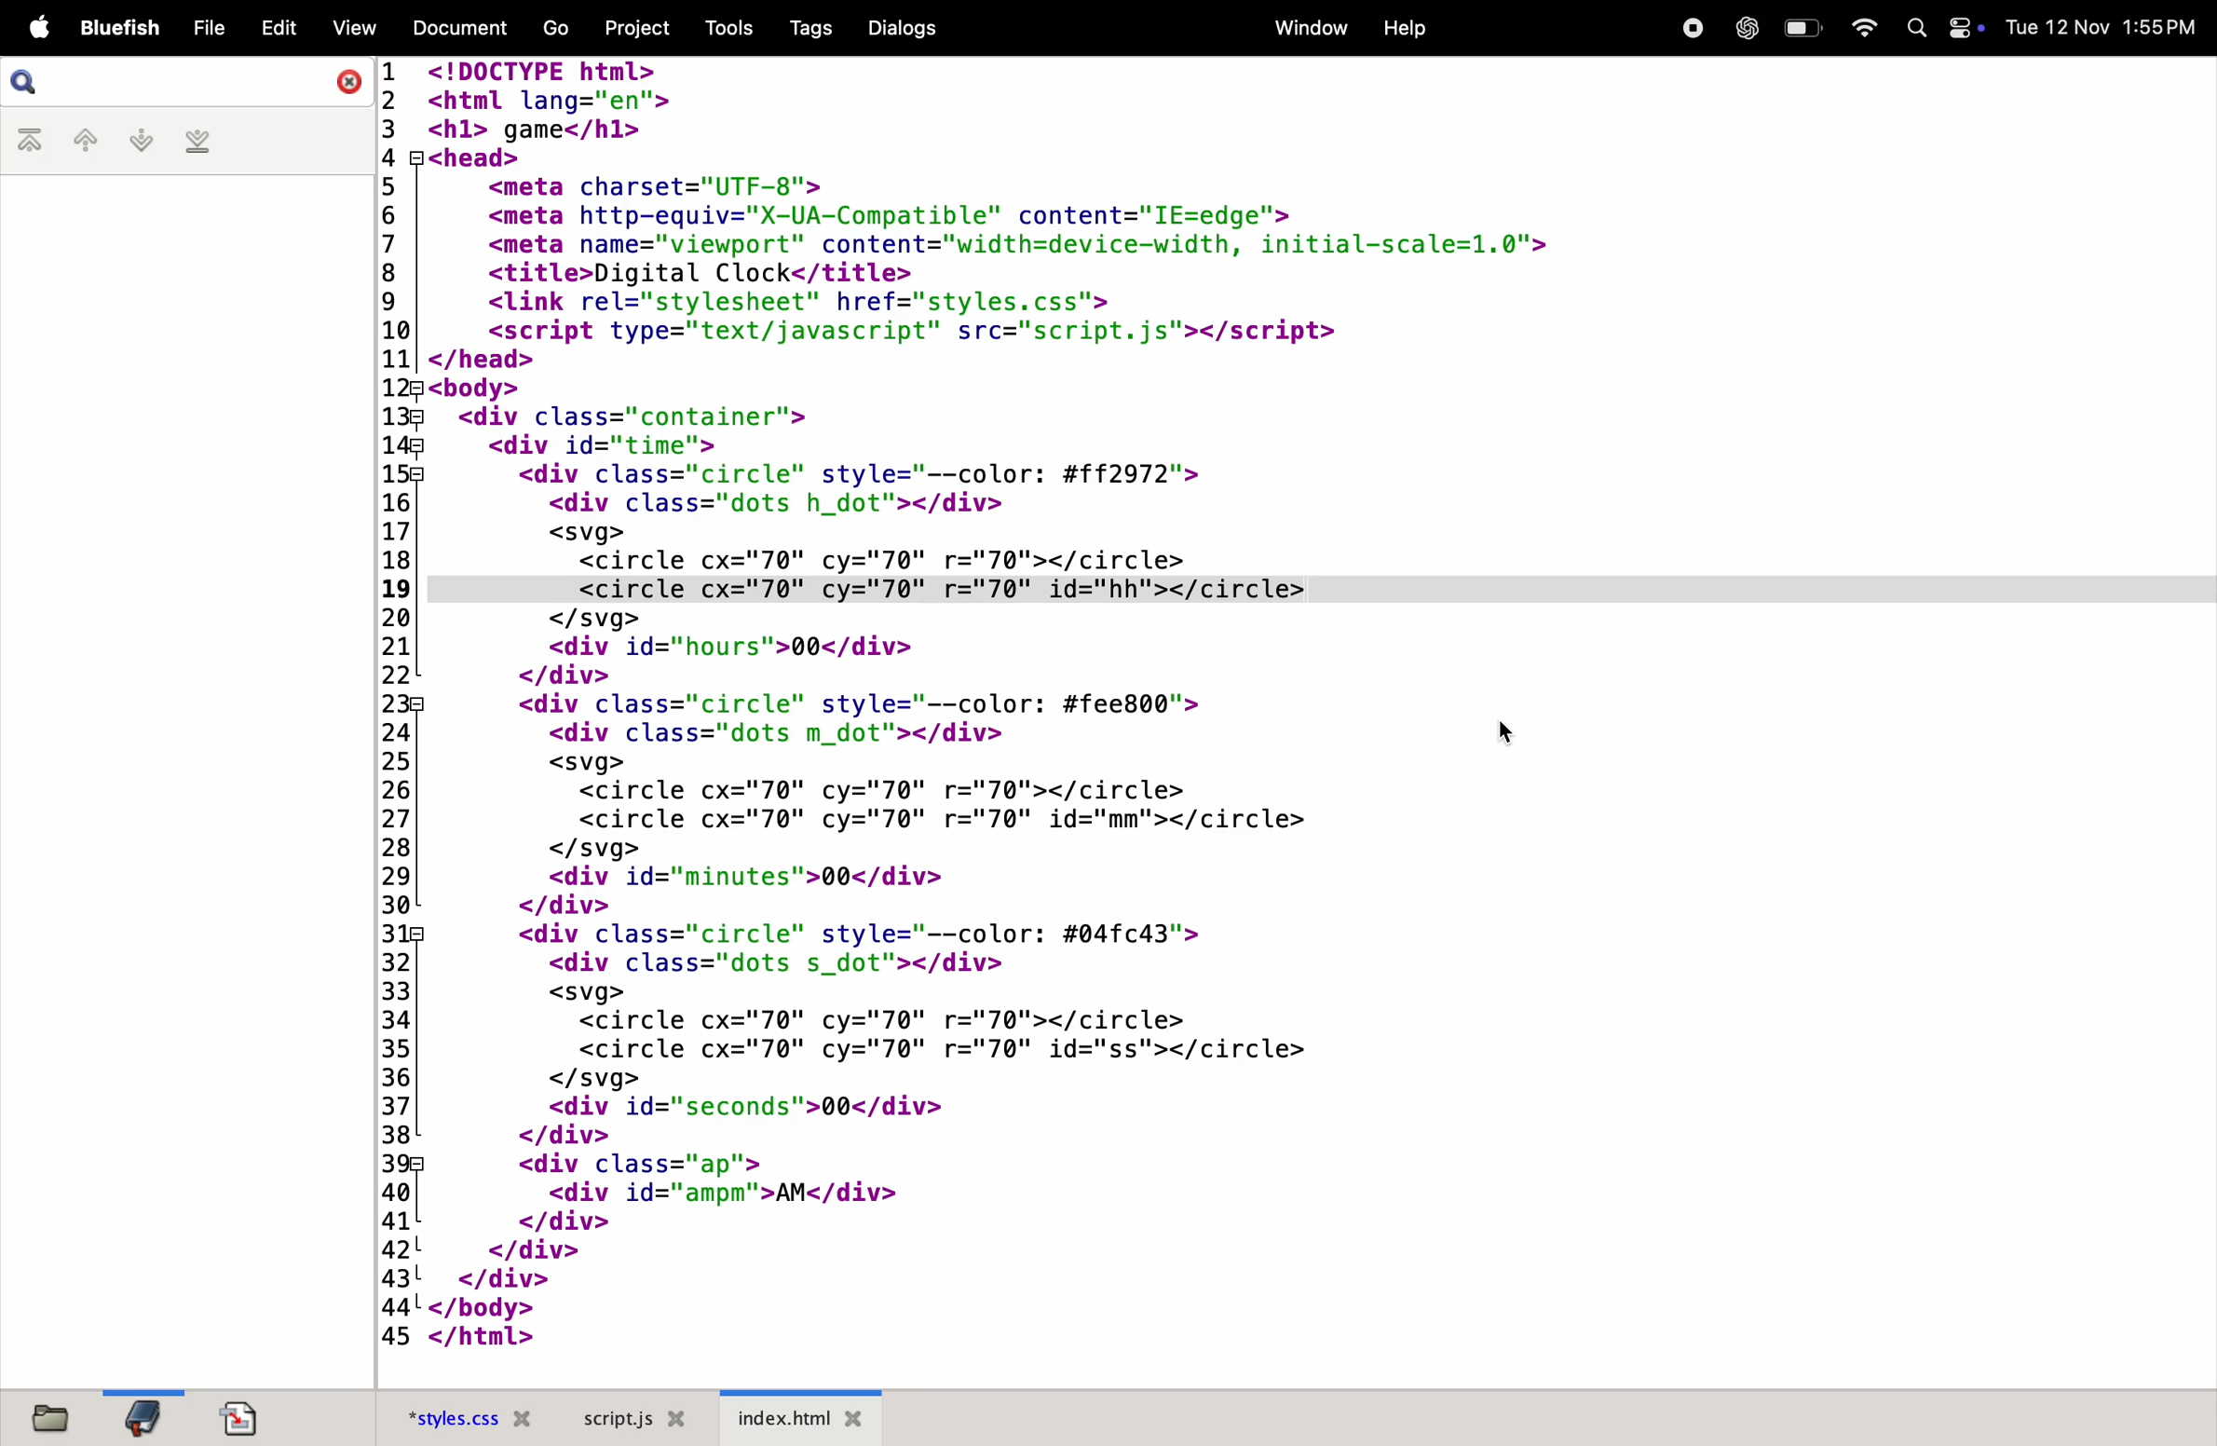 The image size is (2217, 1446). I want to click on chatgpt, so click(1742, 27).